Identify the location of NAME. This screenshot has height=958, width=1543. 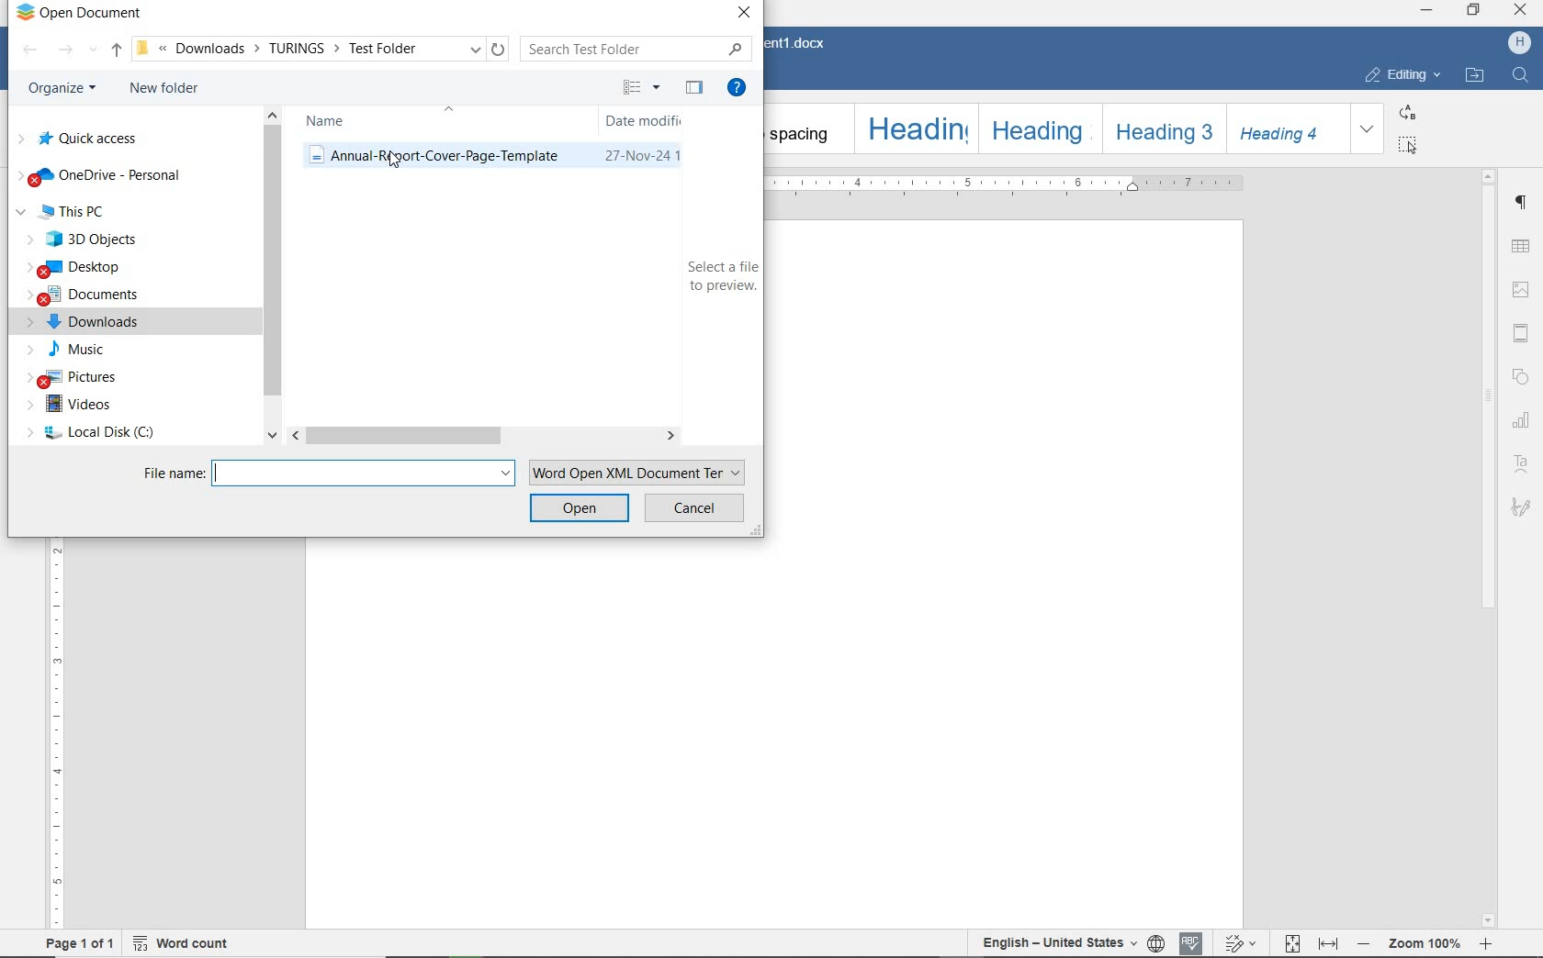
(328, 121).